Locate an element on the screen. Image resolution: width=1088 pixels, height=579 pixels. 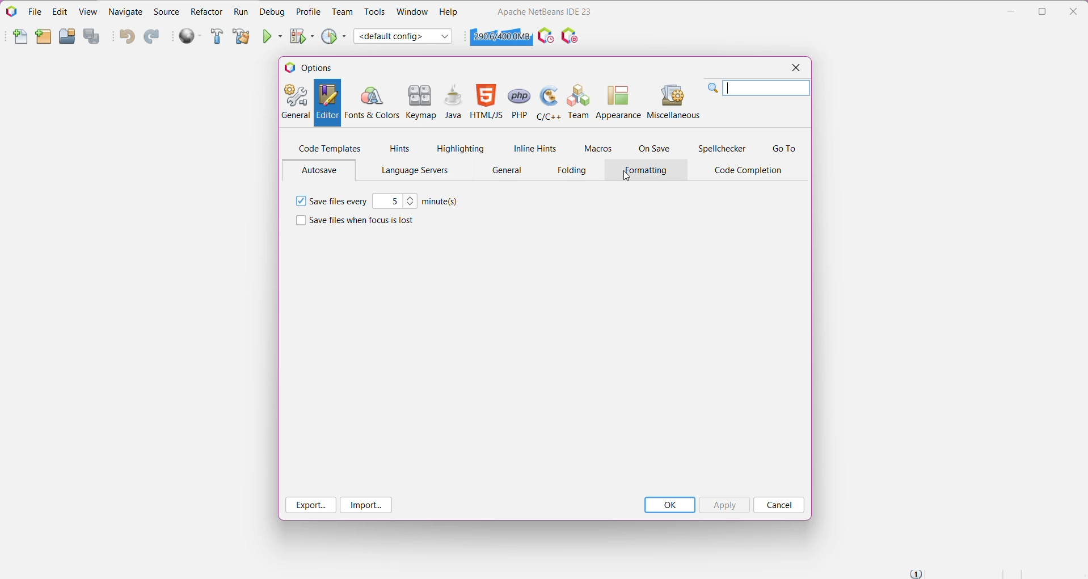
Debug is located at coordinates (271, 11).